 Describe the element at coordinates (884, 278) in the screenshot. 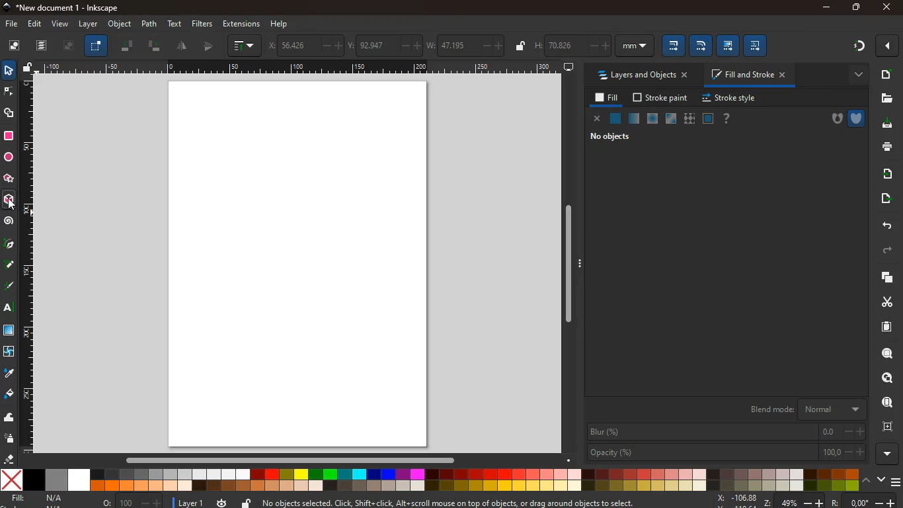

I see `layers` at that location.